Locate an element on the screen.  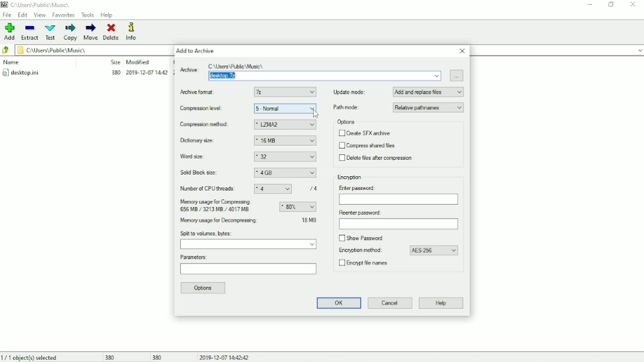
Dictionary size is located at coordinates (202, 140).